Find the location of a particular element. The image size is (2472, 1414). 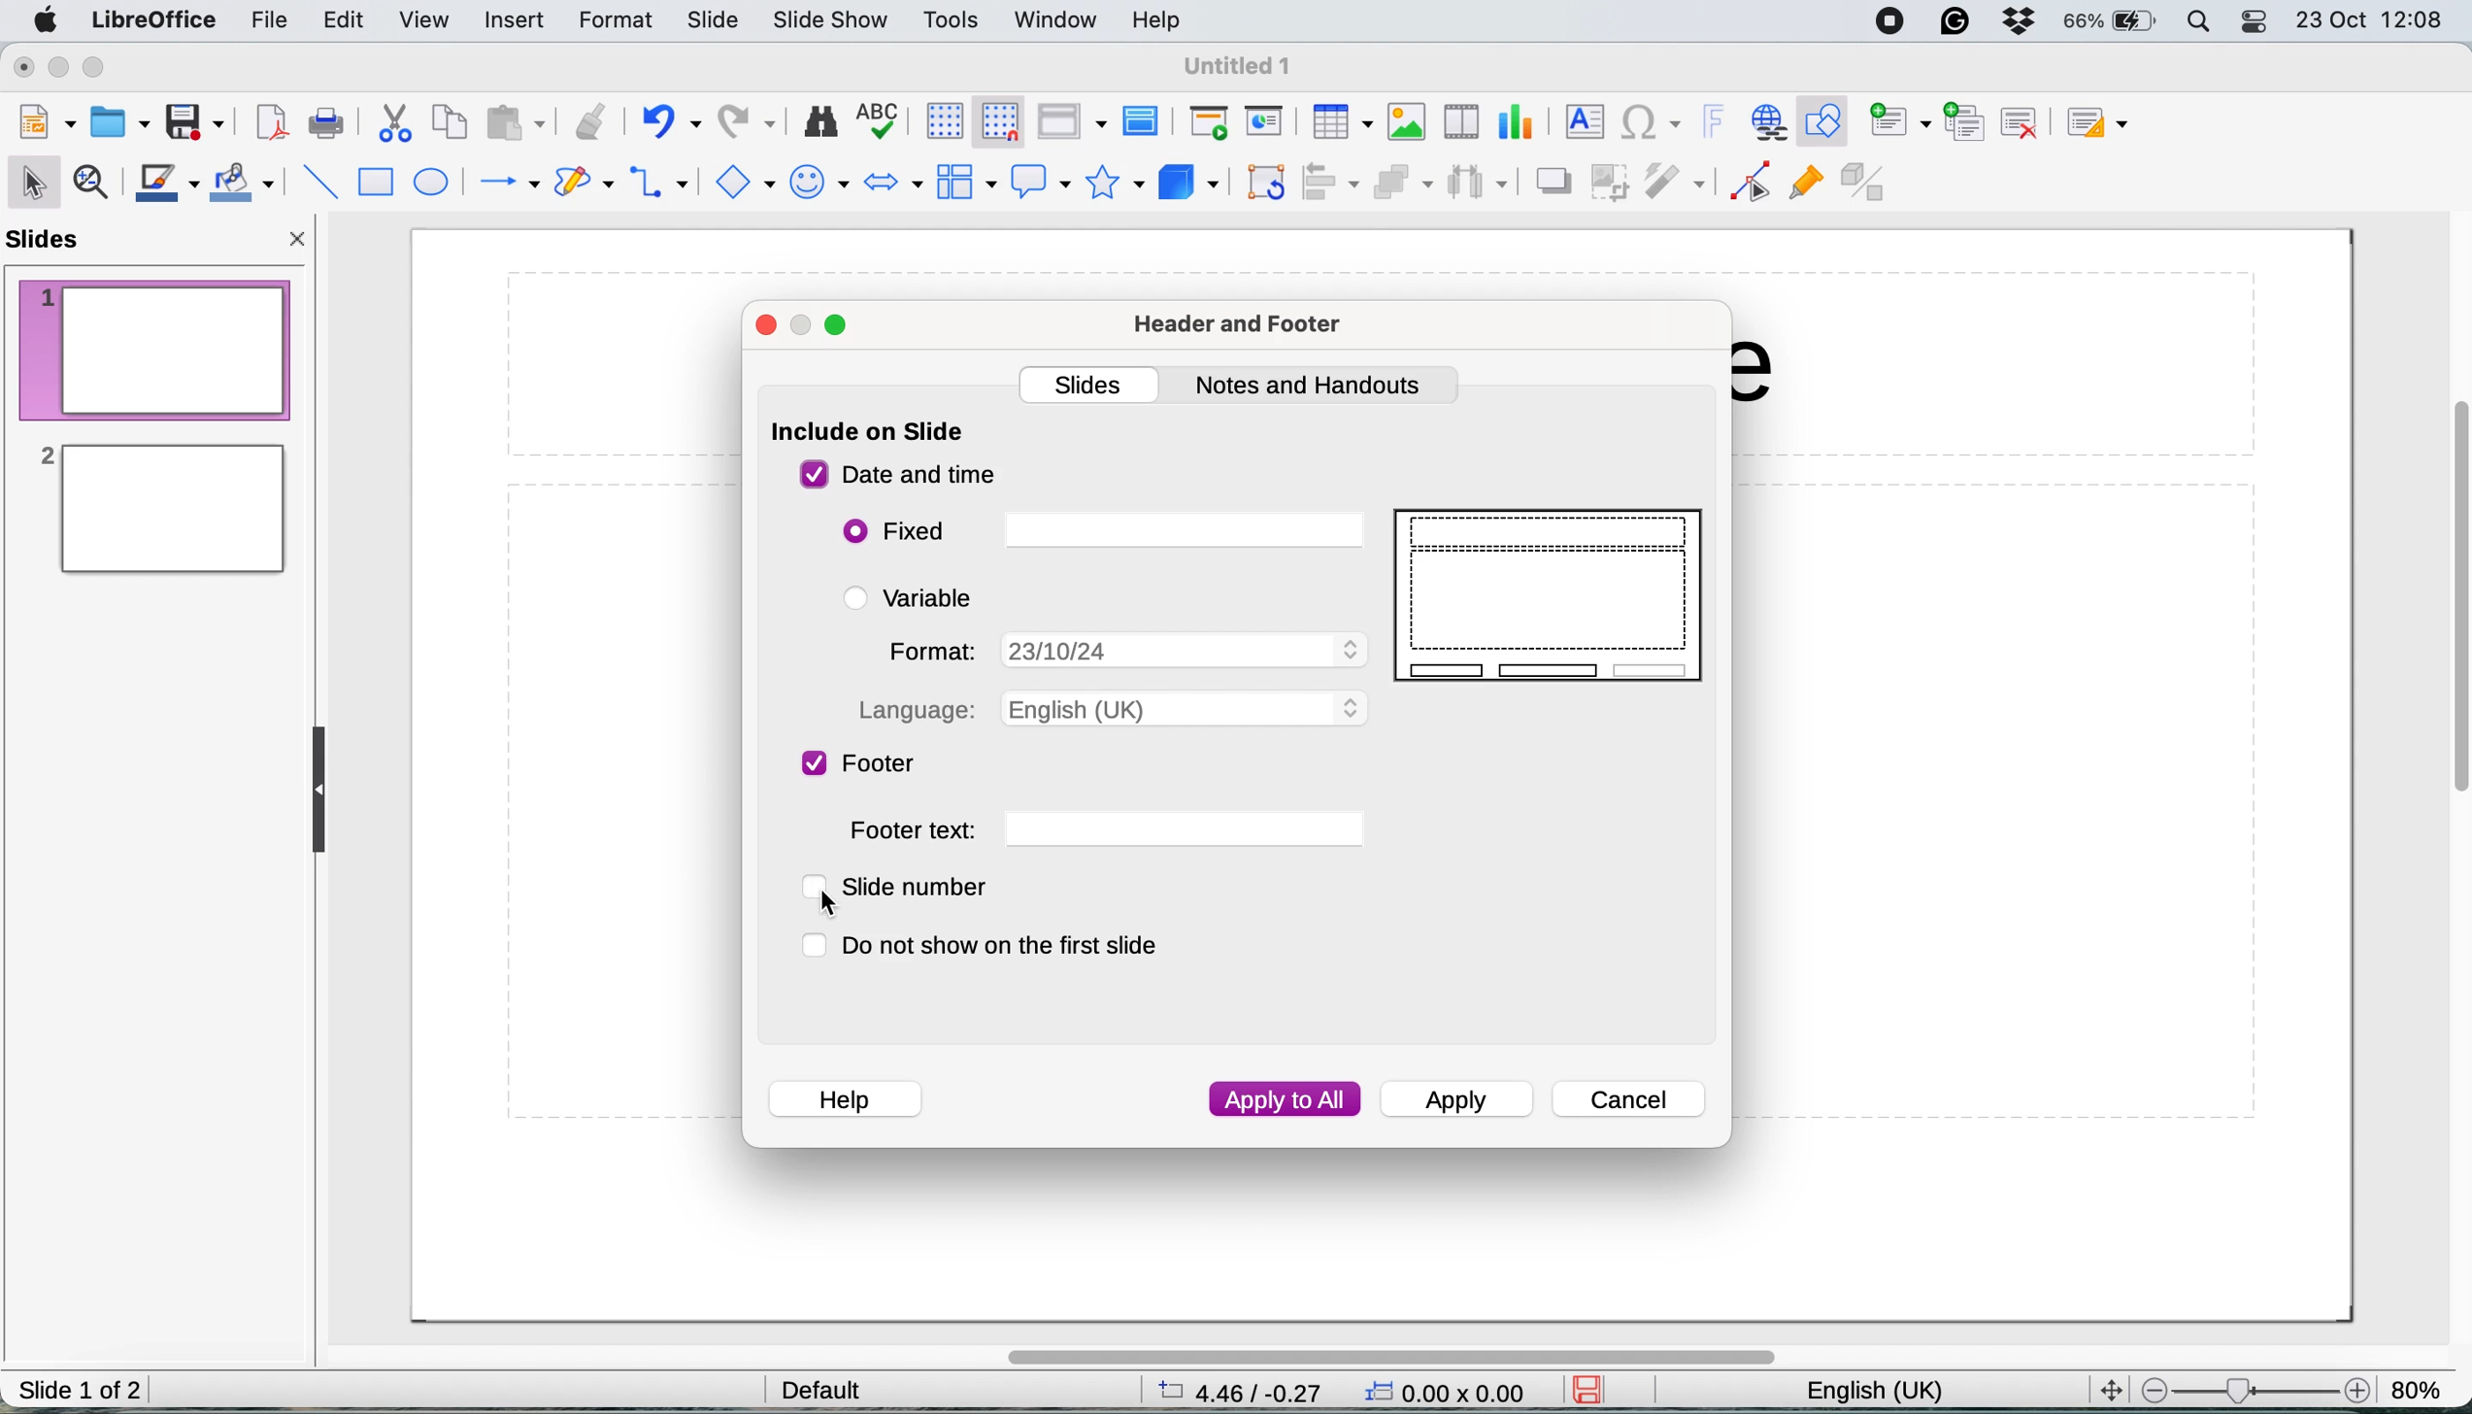

control center is located at coordinates (2256, 24).